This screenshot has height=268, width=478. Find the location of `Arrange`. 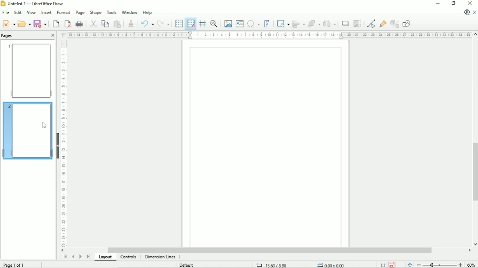

Arrange is located at coordinates (314, 24).